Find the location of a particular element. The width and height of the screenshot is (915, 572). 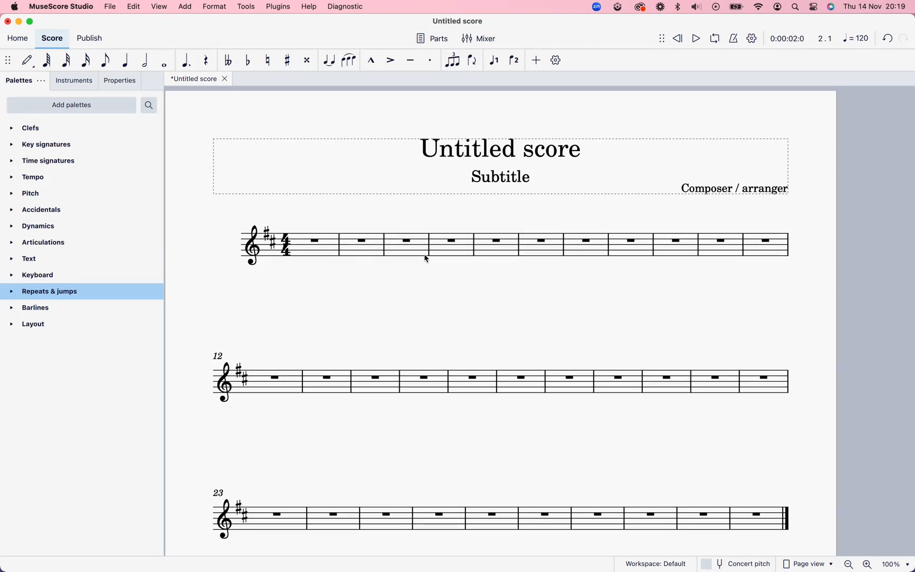

workspace is located at coordinates (656, 561).